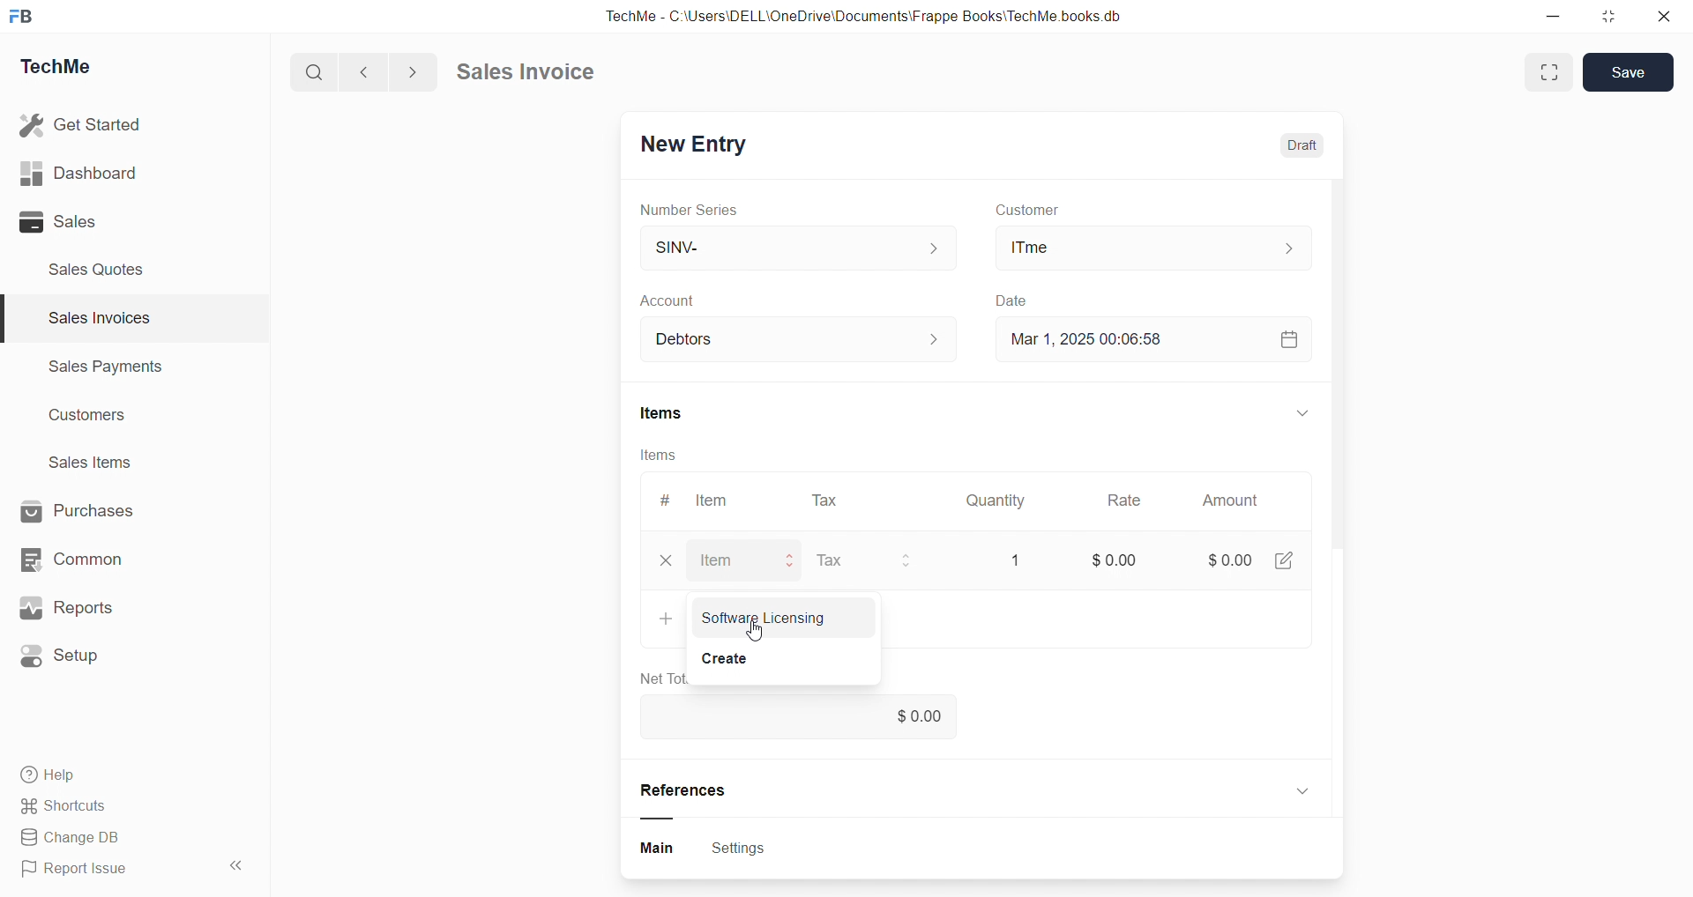  I want to click on cursor, so click(764, 634).